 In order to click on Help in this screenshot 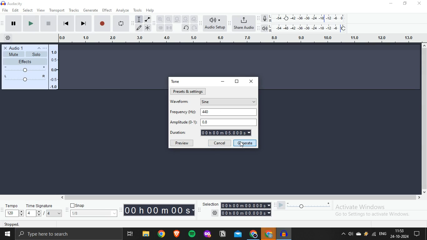, I will do `click(152, 10)`.